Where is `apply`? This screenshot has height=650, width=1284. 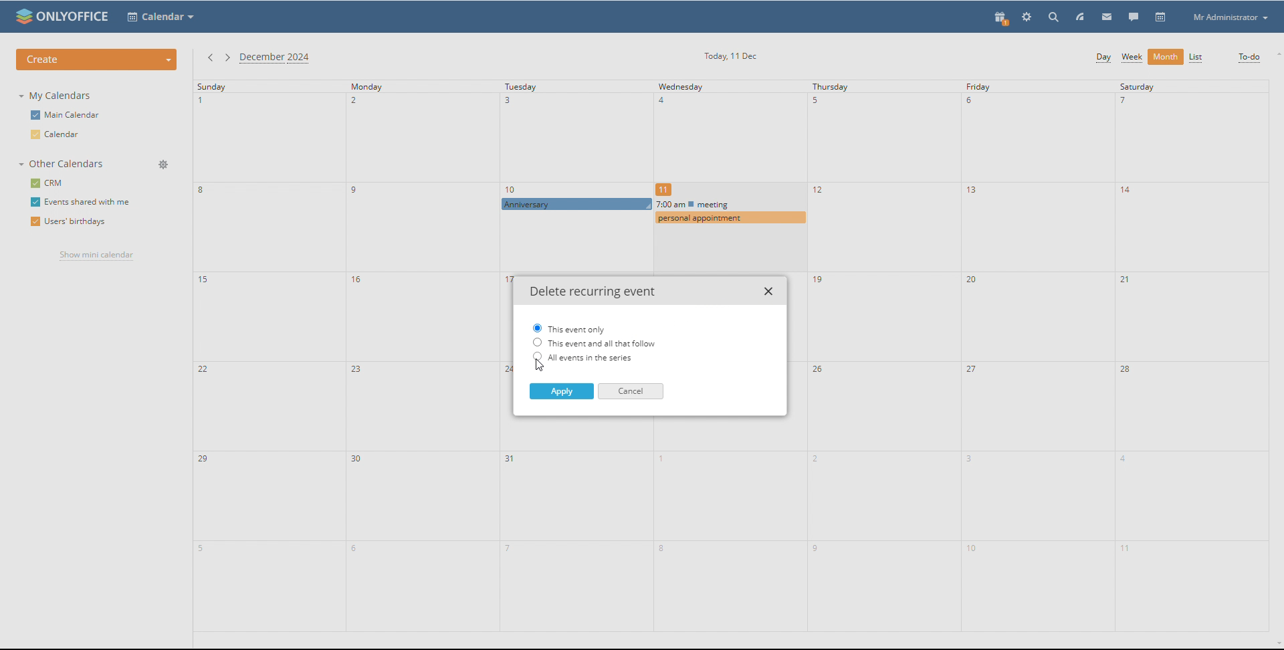 apply is located at coordinates (561, 391).